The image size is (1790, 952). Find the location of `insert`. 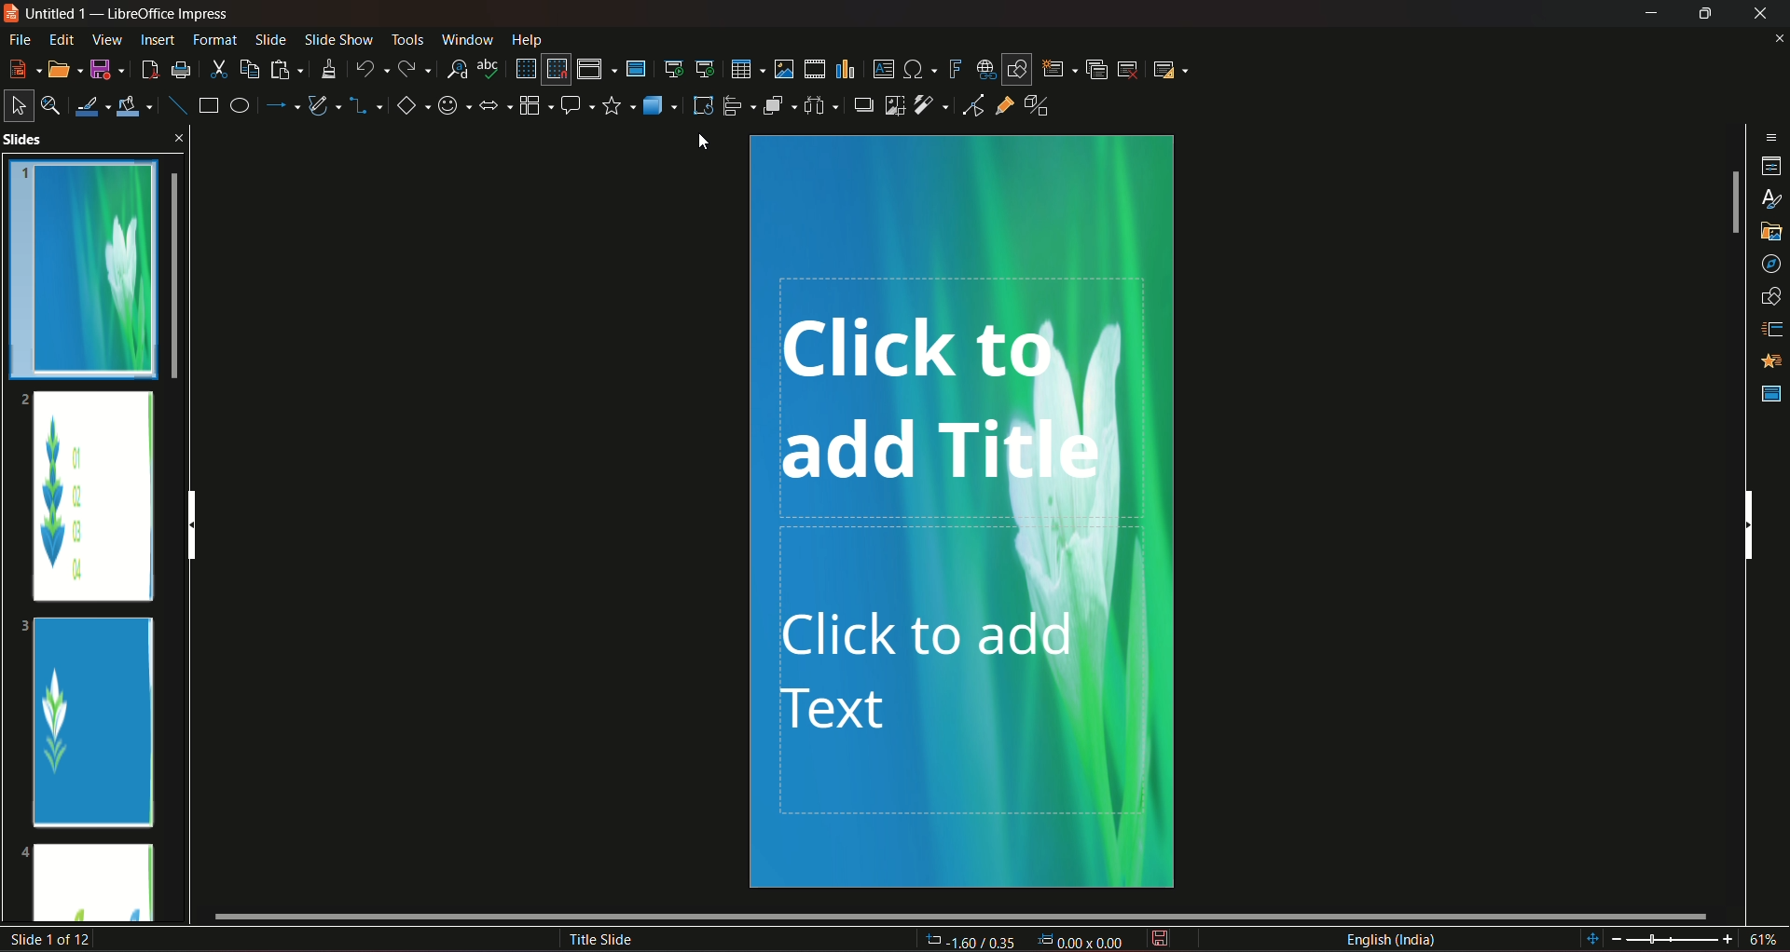

insert is located at coordinates (155, 39).